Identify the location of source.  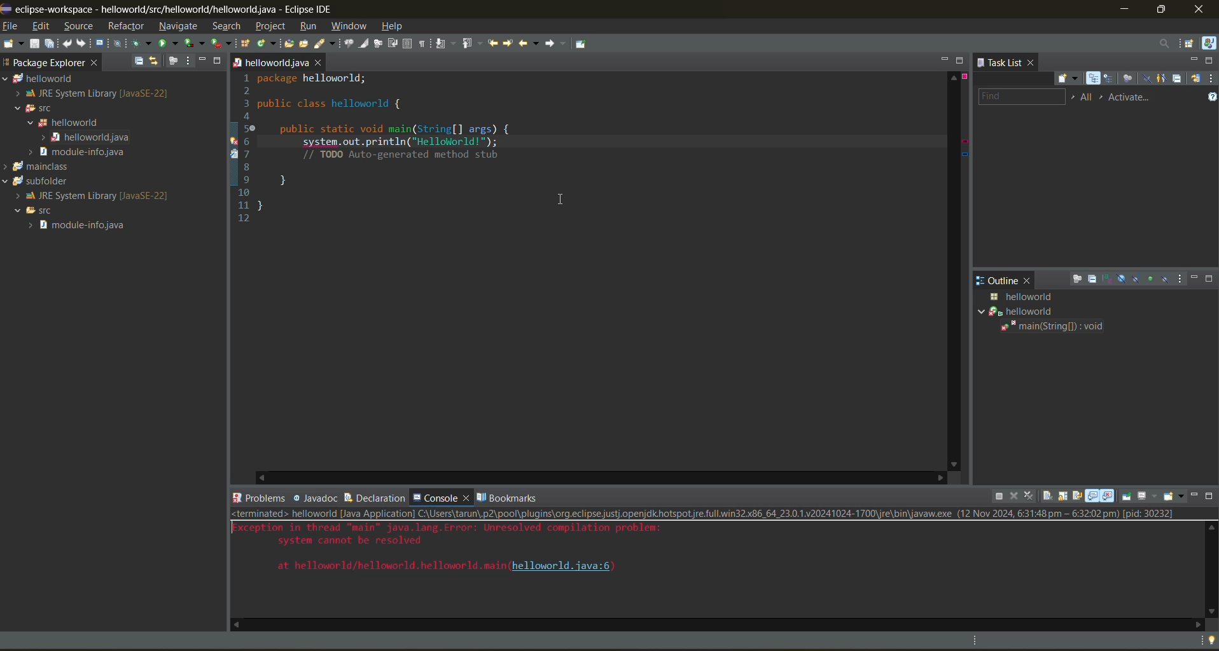
(80, 27).